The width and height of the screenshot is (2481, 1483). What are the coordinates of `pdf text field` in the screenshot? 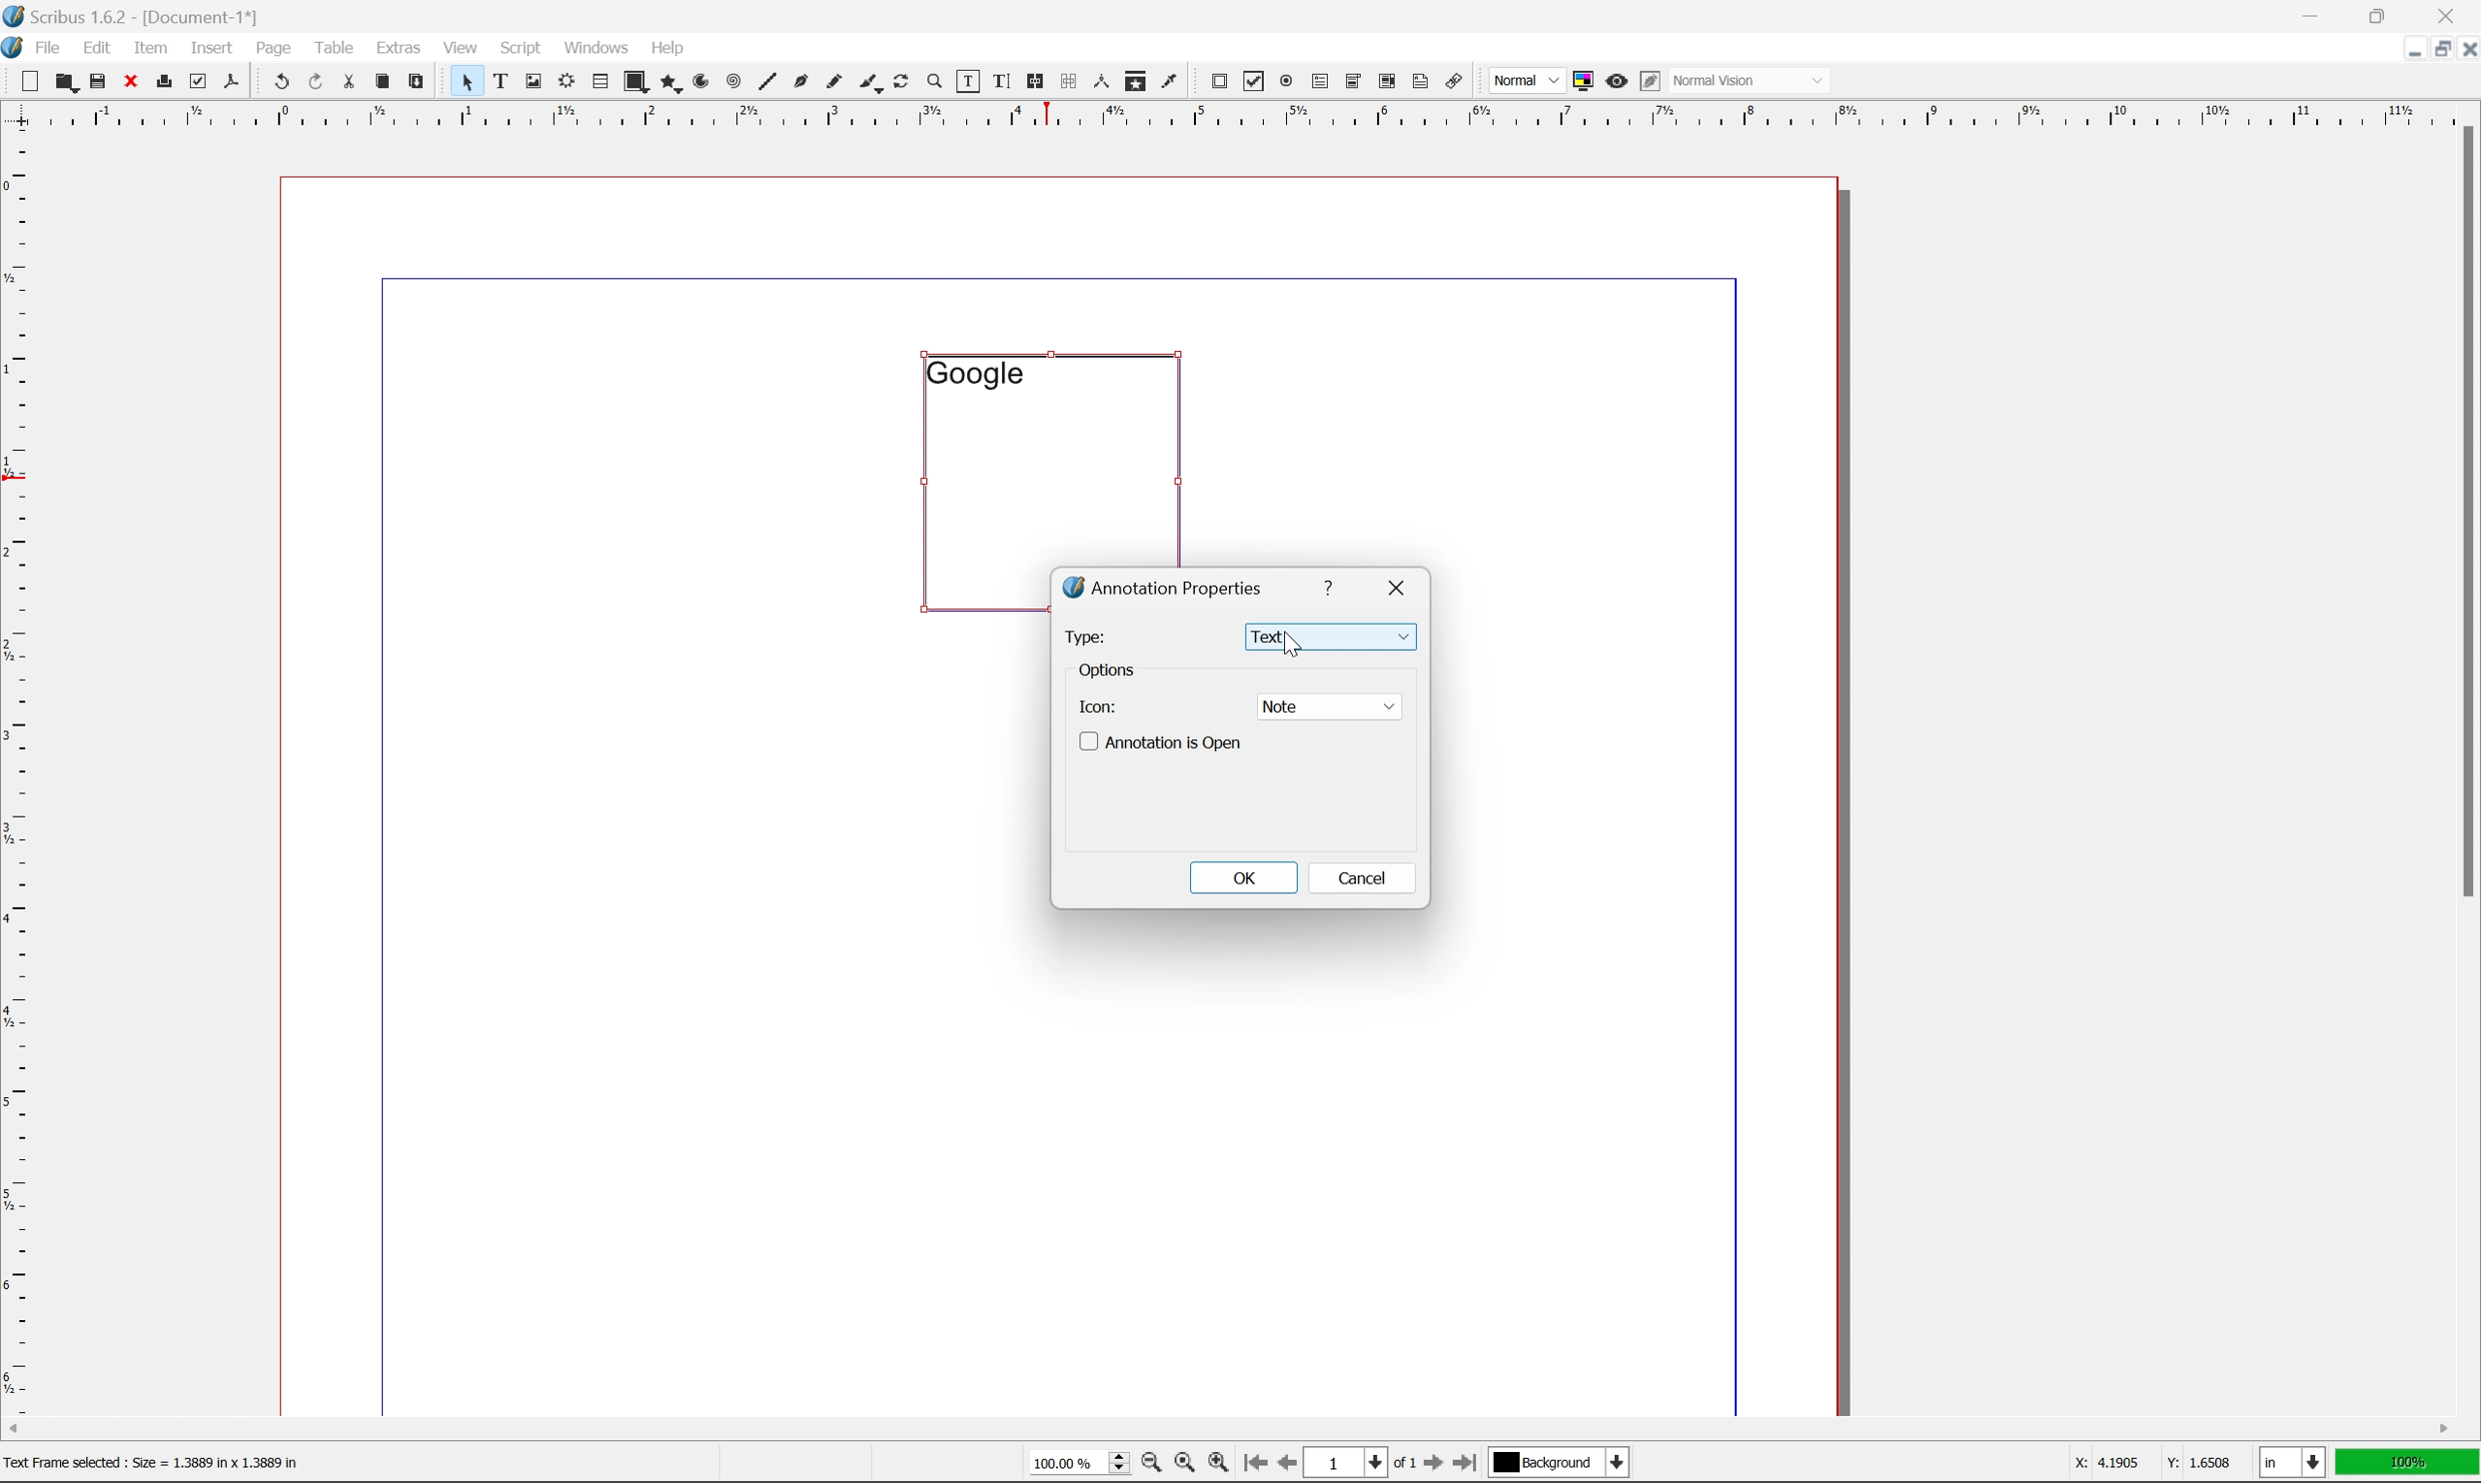 It's located at (1317, 83).